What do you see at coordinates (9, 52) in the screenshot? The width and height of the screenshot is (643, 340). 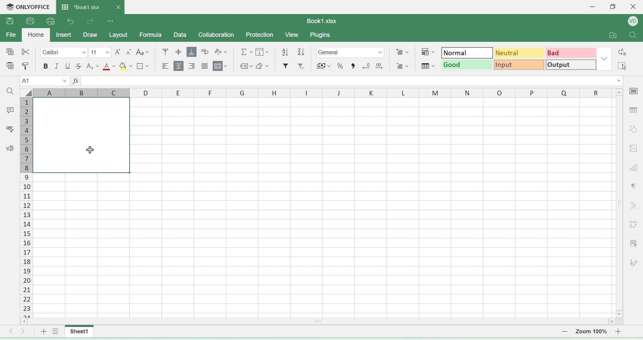 I see `special` at bounding box center [9, 52].